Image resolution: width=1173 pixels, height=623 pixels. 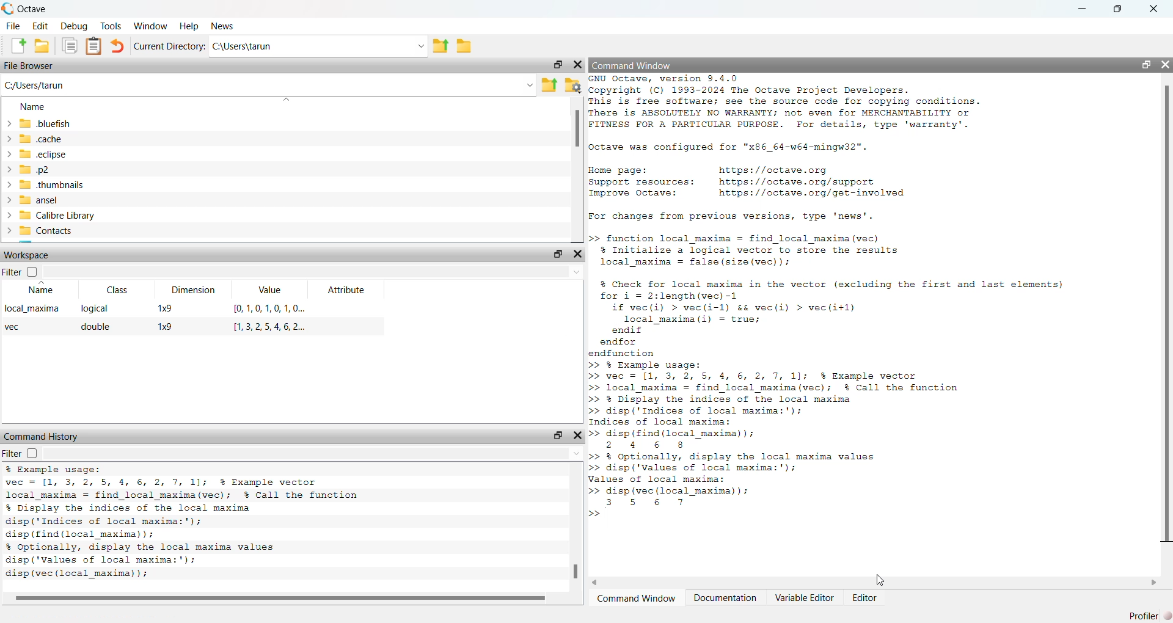 What do you see at coordinates (573, 84) in the screenshot?
I see `Browse your files` at bounding box center [573, 84].